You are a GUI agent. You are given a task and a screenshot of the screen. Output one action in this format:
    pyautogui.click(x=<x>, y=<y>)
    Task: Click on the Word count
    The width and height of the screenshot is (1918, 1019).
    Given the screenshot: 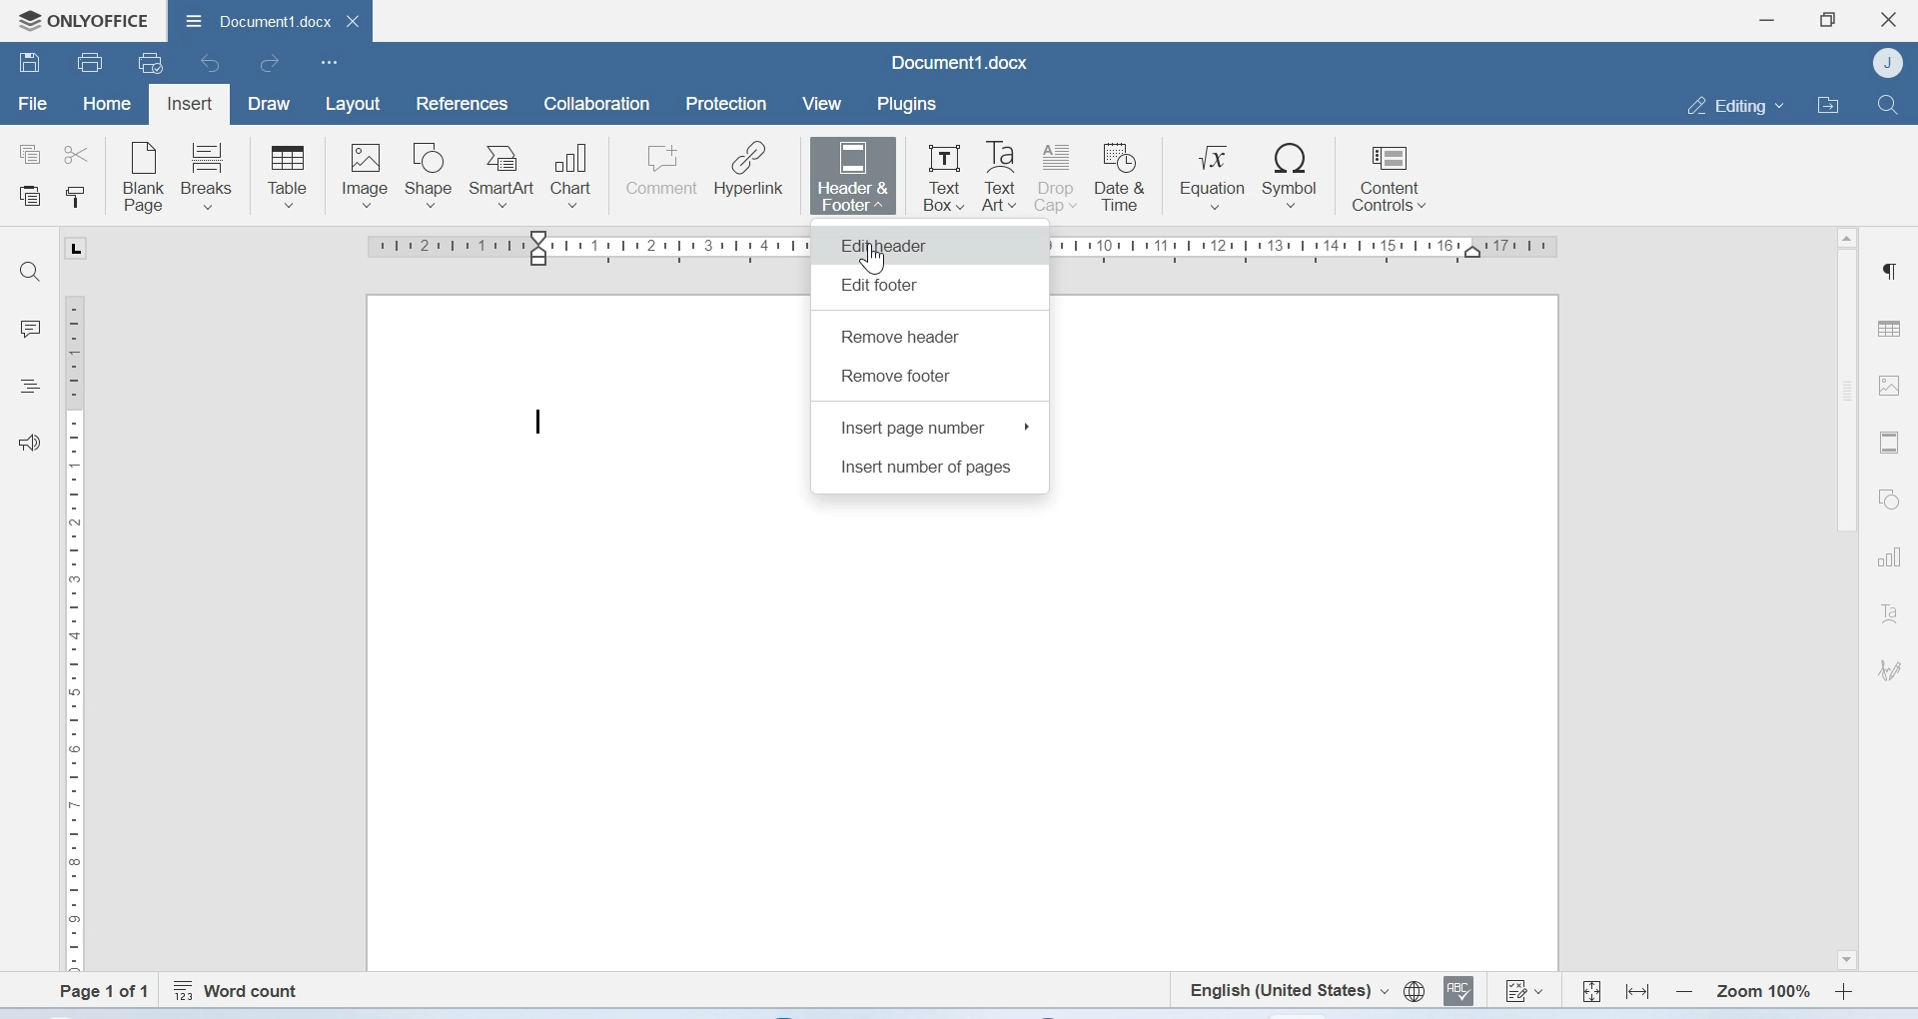 What is the action you would take?
    pyautogui.click(x=241, y=987)
    